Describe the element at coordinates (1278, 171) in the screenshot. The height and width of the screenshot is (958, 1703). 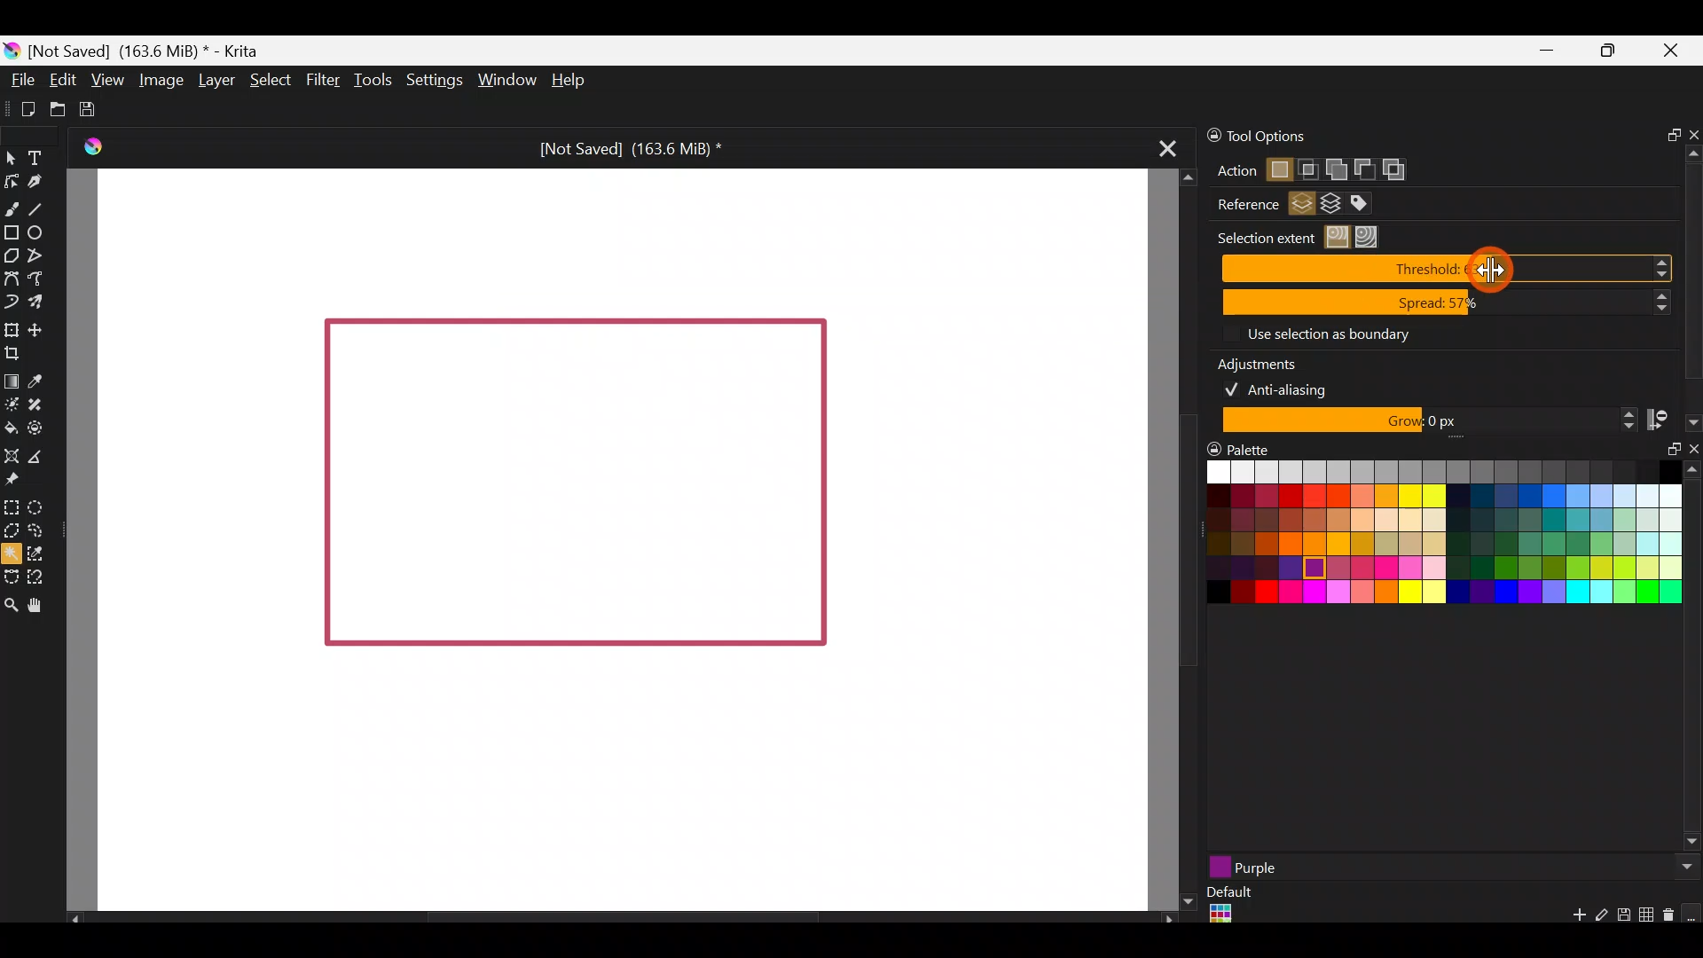
I see `Replace` at that location.